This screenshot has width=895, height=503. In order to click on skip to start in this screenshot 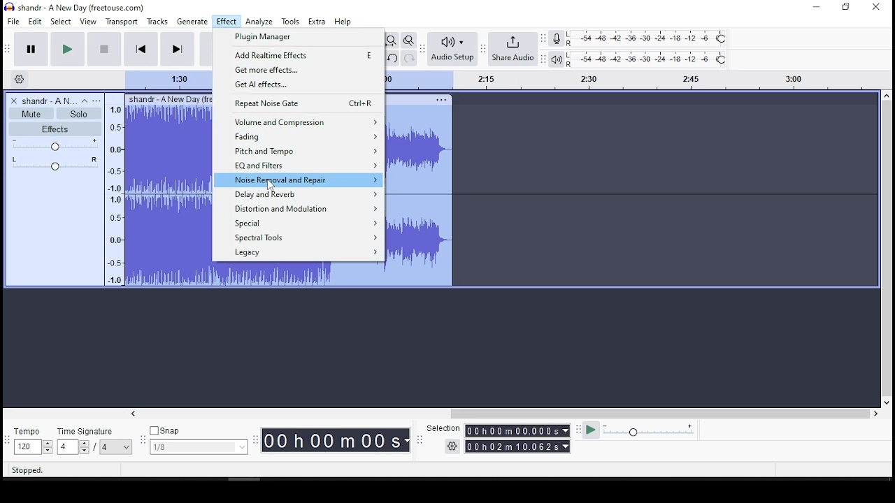, I will do `click(141, 49)`.